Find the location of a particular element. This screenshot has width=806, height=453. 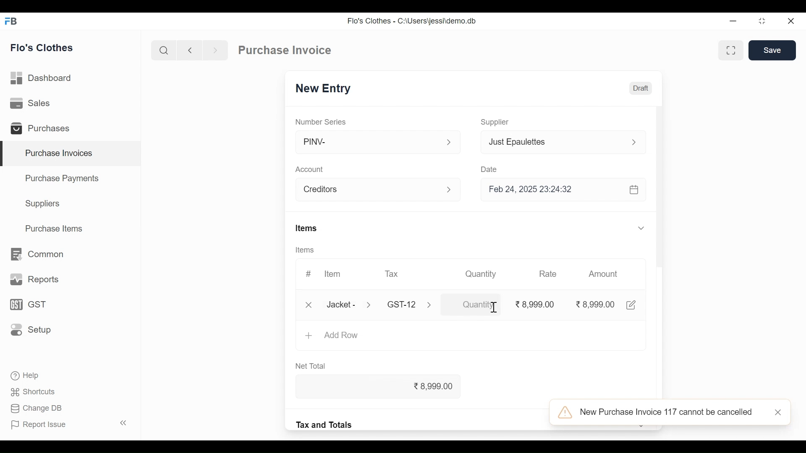

expand is located at coordinates (449, 142).